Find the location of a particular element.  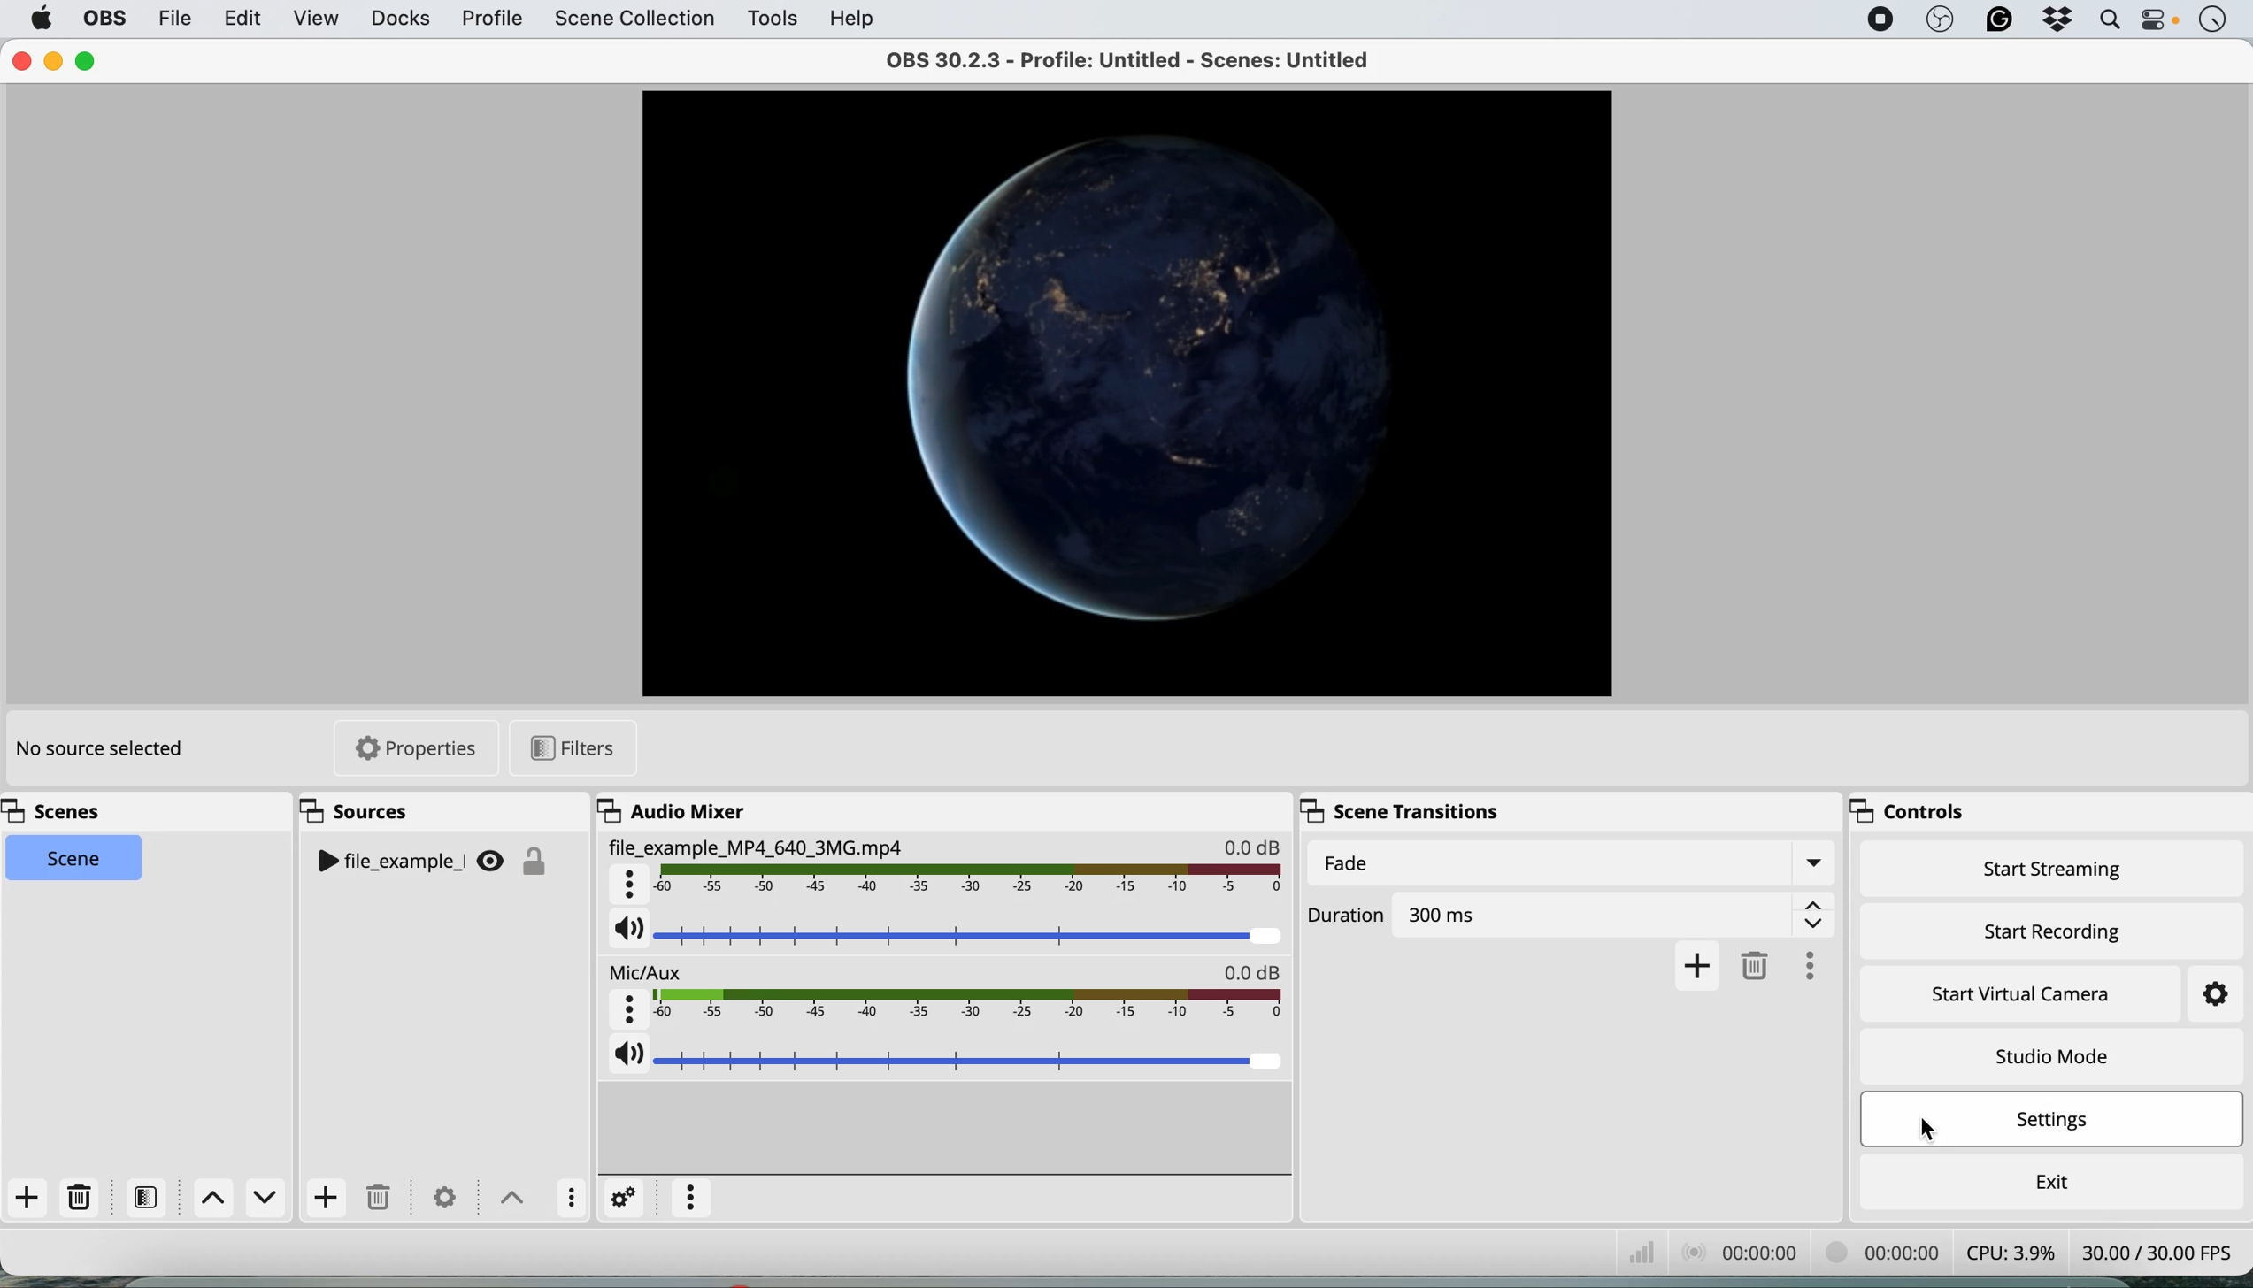

grammarly is located at coordinates (1995, 22).